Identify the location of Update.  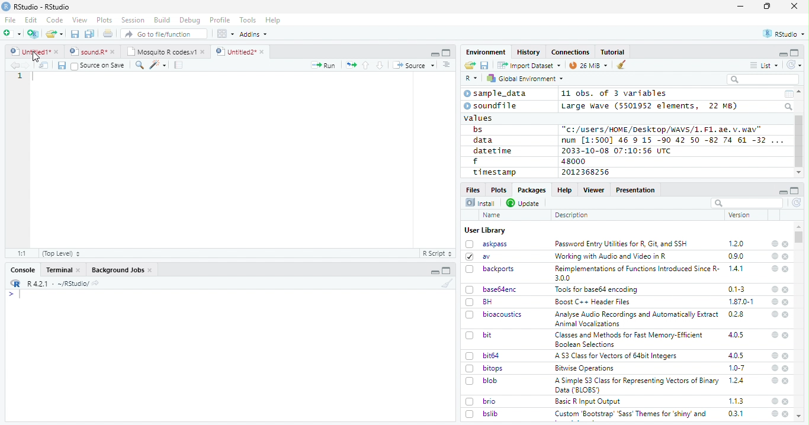
(524, 203).